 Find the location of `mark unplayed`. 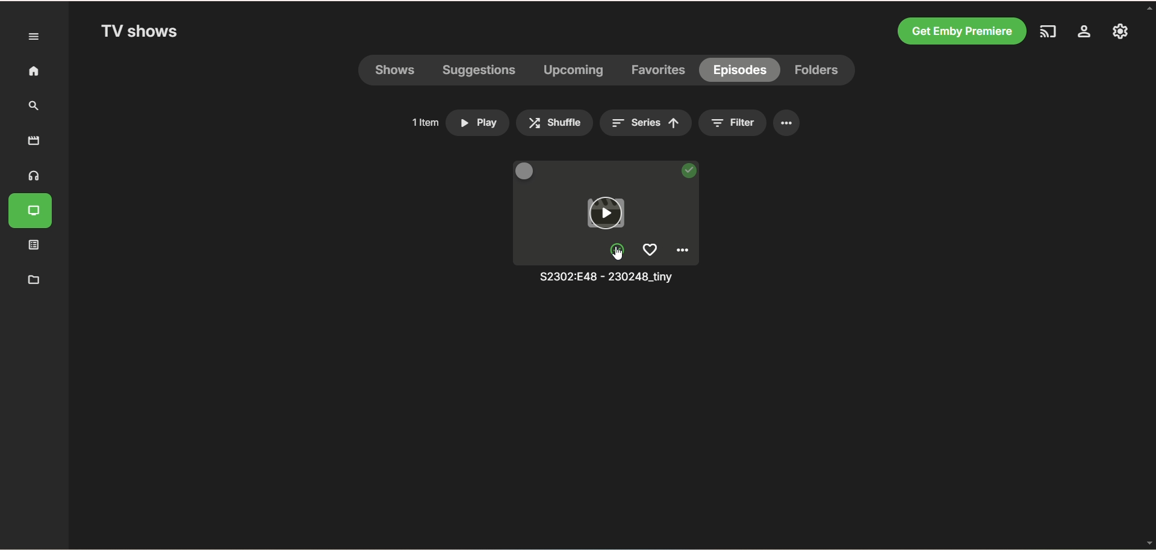

mark unplayed is located at coordinates (618, 254).